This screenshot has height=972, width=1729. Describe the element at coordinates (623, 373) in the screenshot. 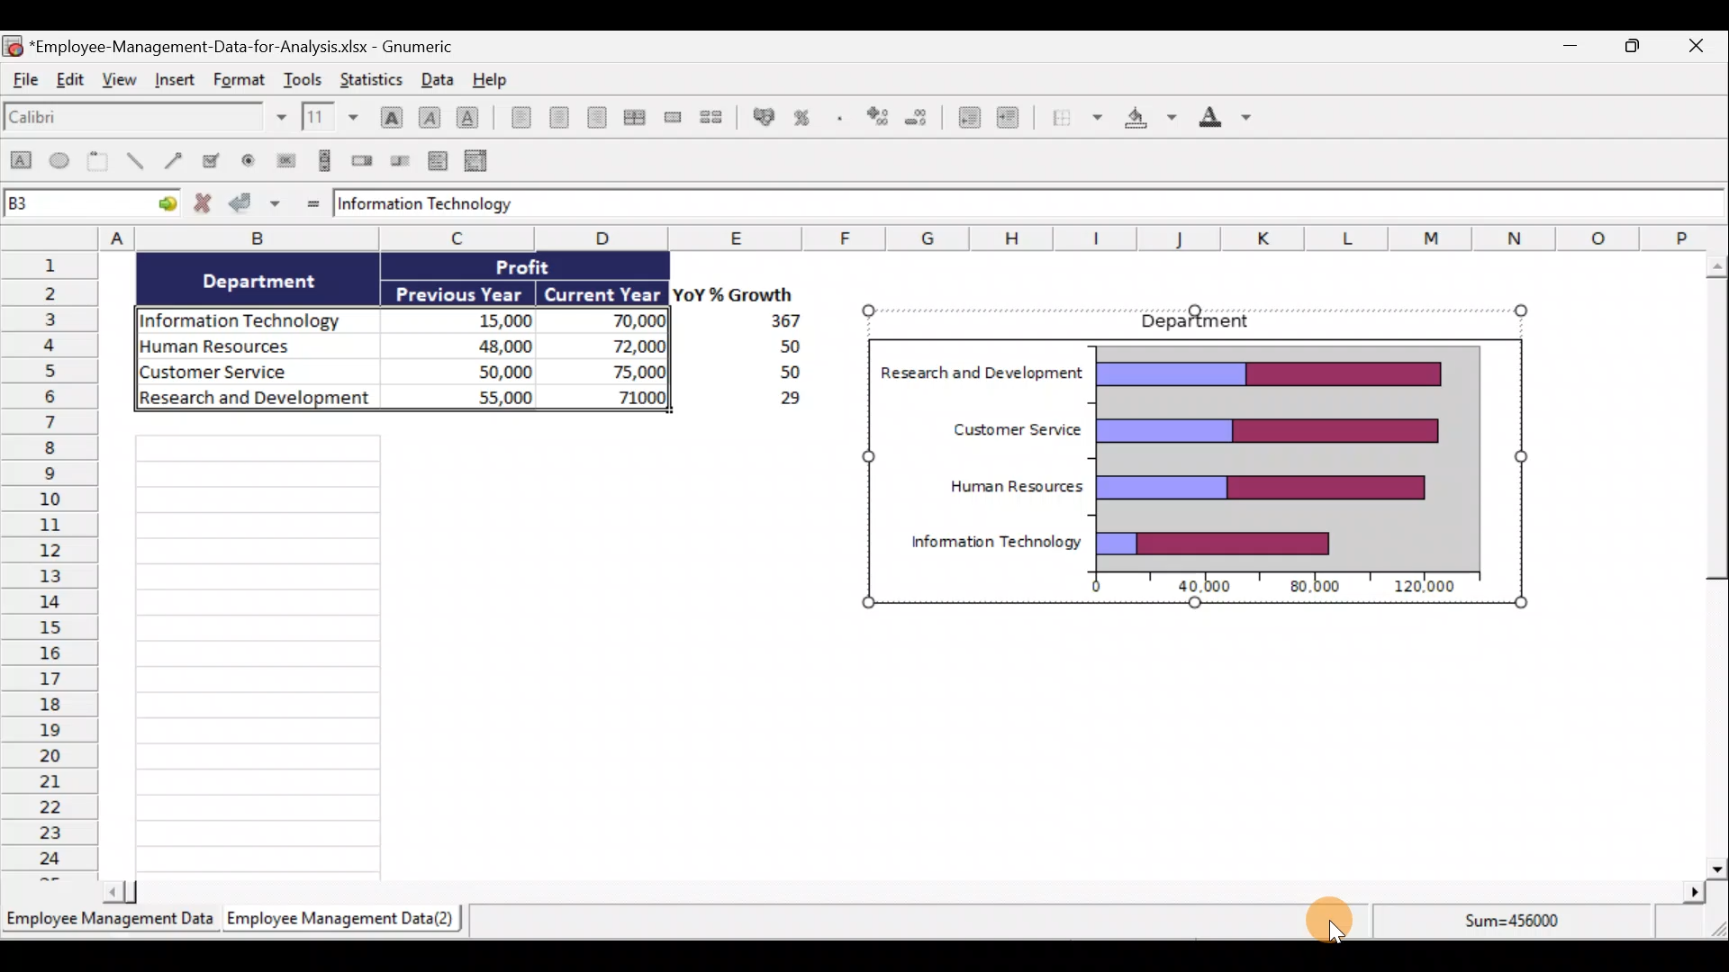

I see `75,000` at that location.